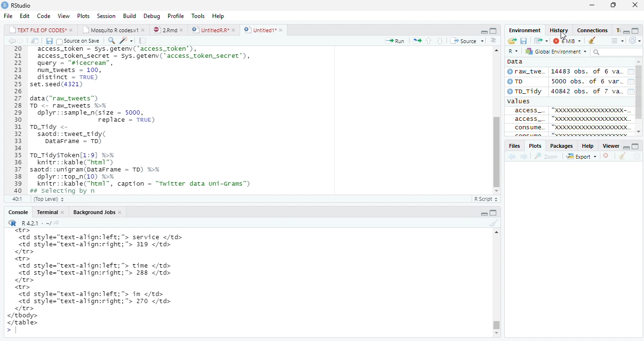  What do you see at coordinates (485, 199) in the screenshot?
I see `R Script ` at bounding box center [485, 199].